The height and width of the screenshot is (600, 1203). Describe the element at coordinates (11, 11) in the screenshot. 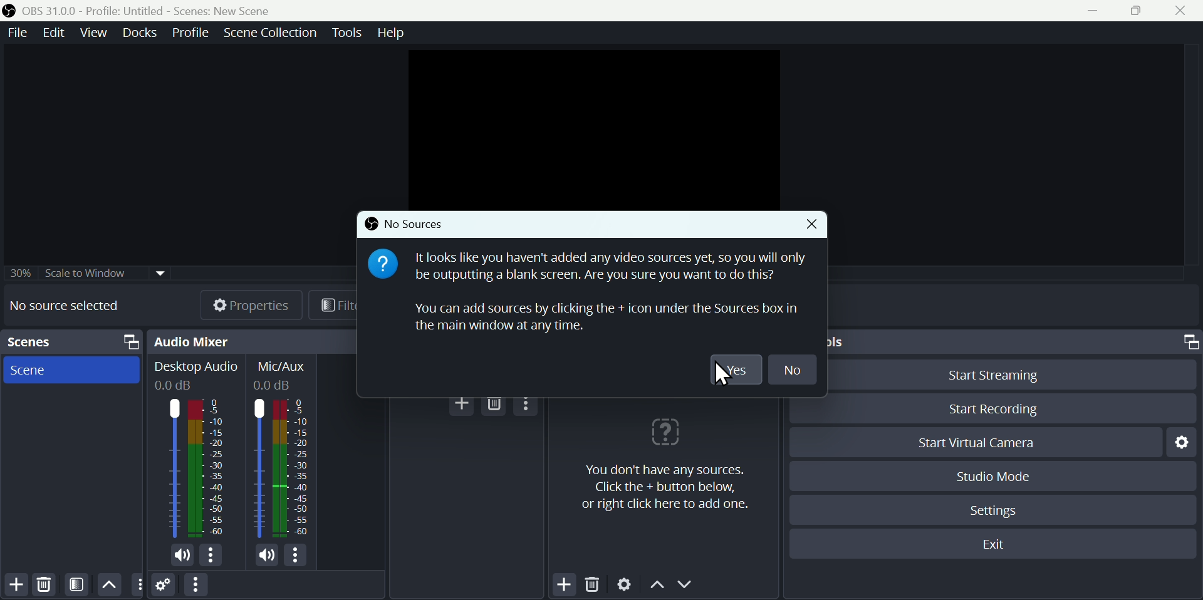

I see `icon` at that location.